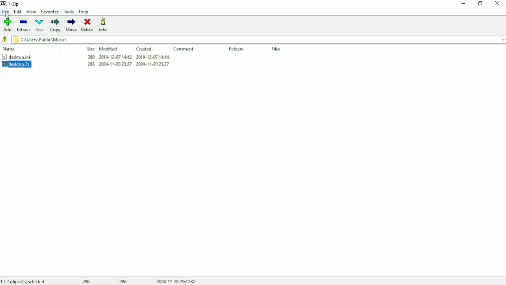 The height and width of the screenshot is (285, 506). Describe the element at coordinates (108, 49) in the screenshot. I see `Modified` at that location.